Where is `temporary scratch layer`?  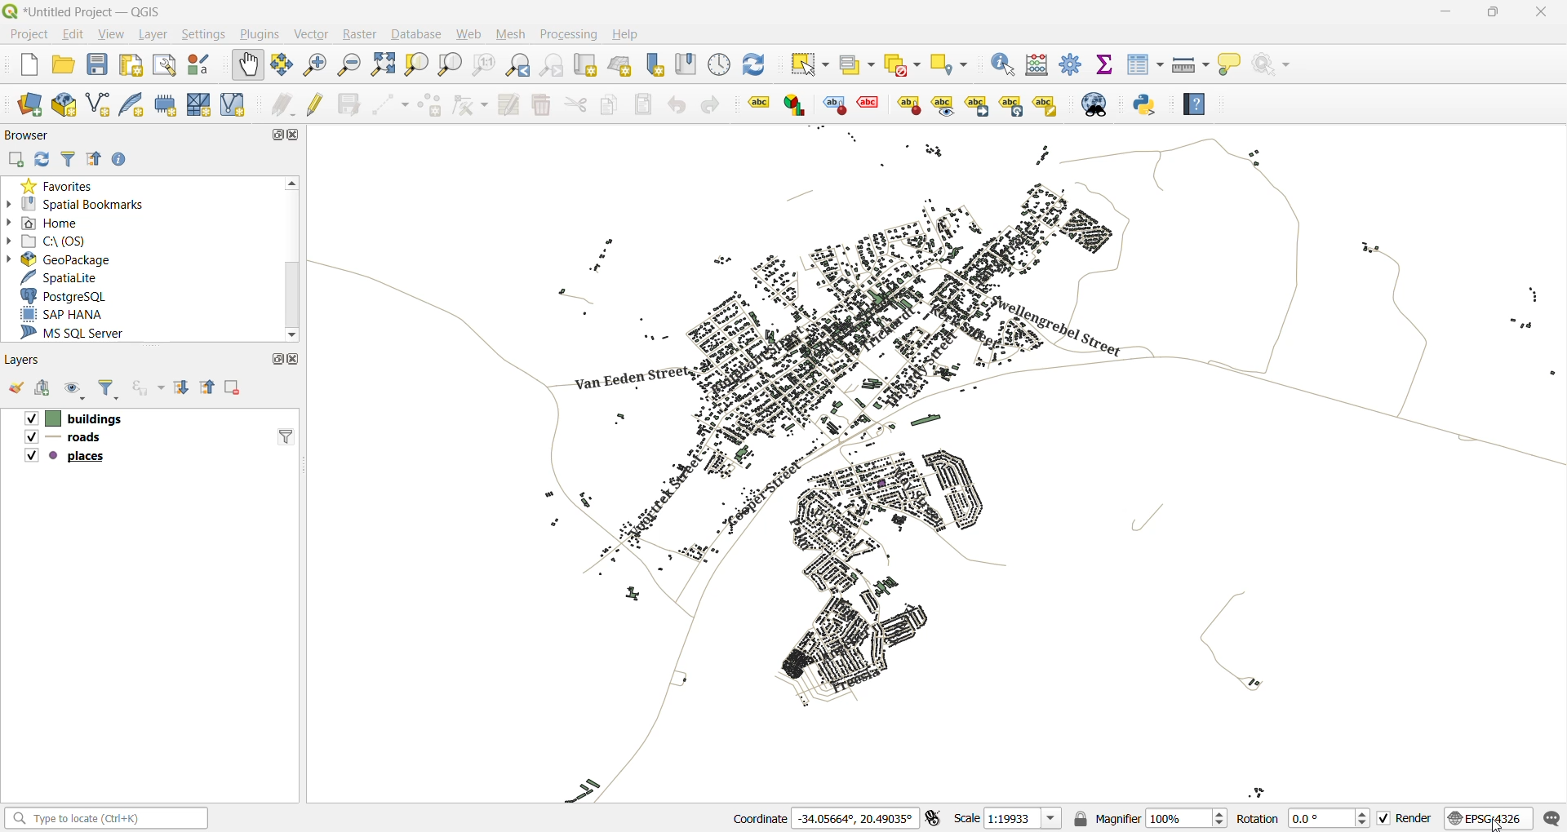
temporary scratch layer is located at coordinates (165, 104).